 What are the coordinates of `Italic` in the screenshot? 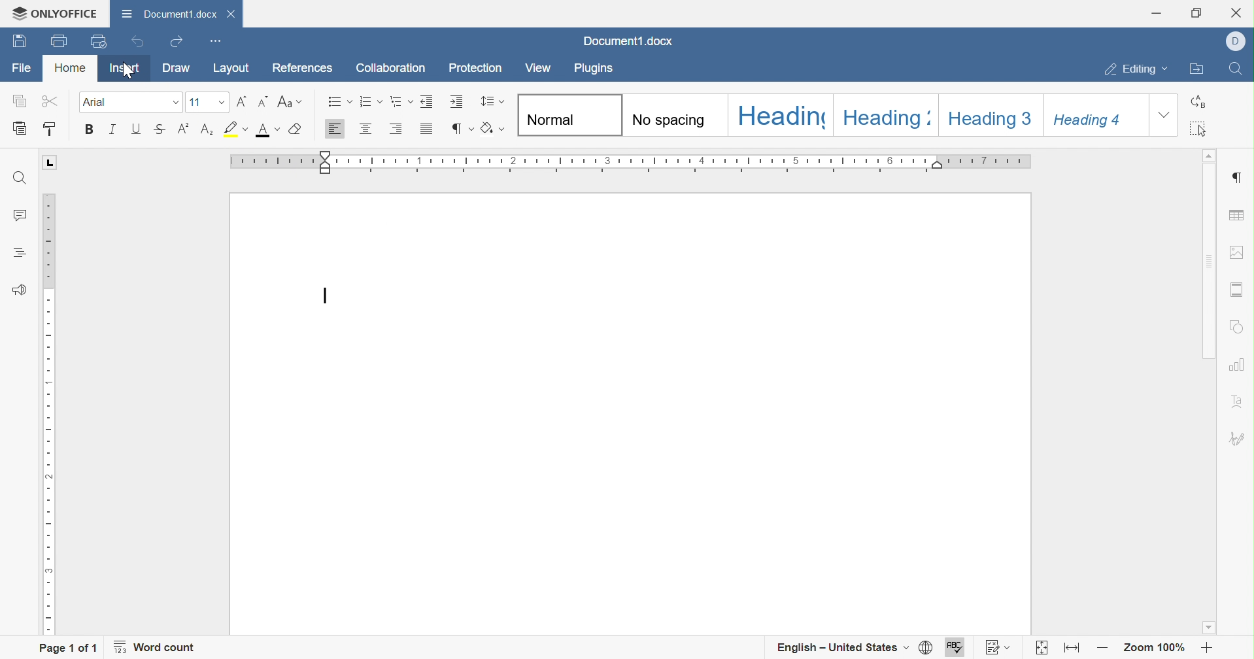 It's located at (115, 127).